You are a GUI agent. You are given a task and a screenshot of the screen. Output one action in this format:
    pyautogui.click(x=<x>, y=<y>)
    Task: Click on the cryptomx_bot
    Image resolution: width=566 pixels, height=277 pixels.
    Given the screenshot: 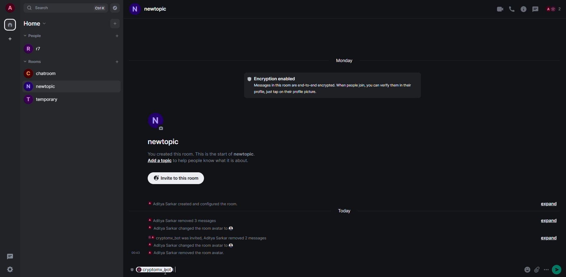 What is the action you would take?
    pyautogui.click(x=157, y=269)
    